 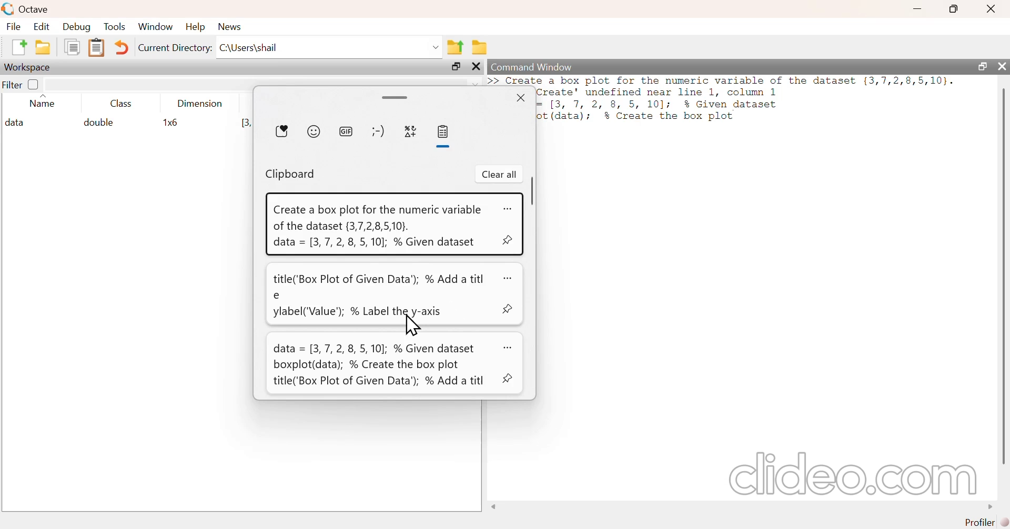 I want to click on data, so click(x=18, y=122).